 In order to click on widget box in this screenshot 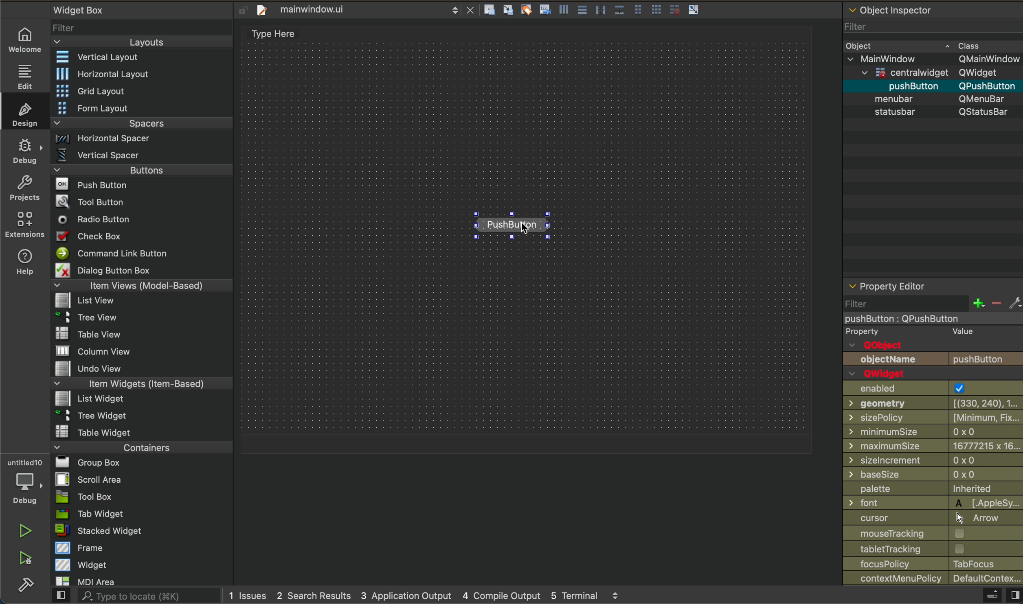, I will do `click(80, 9)`.